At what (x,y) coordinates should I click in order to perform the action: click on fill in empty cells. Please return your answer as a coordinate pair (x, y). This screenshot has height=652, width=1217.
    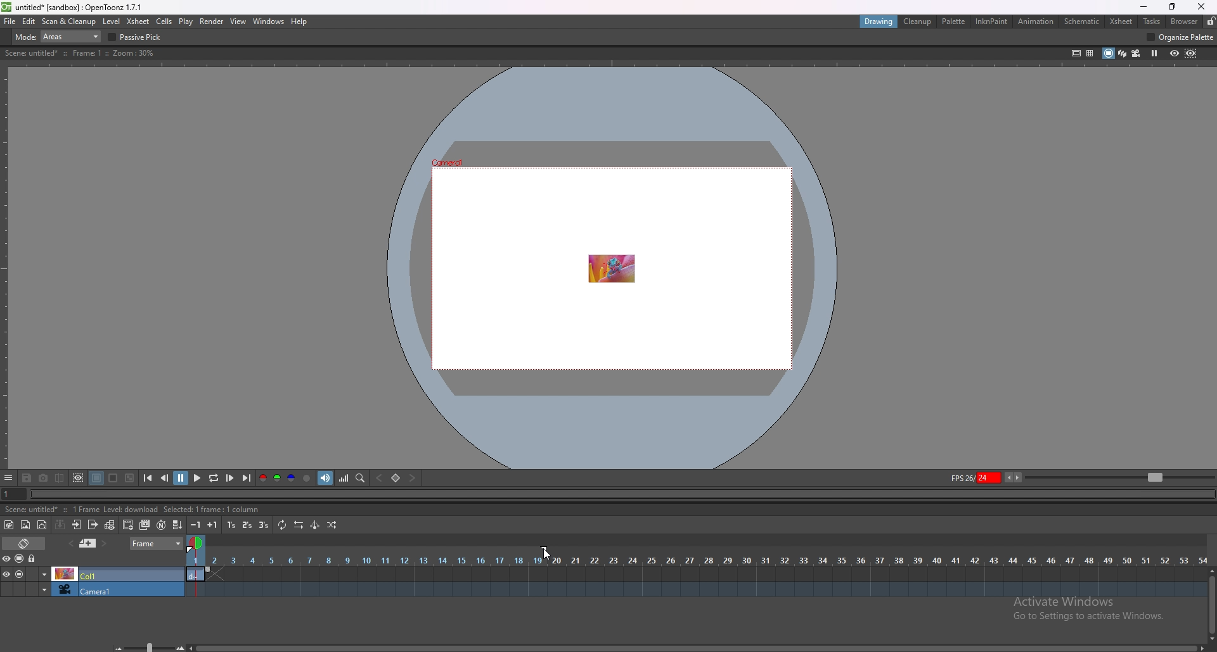
    Looking at the image, I should click on (176, 525).